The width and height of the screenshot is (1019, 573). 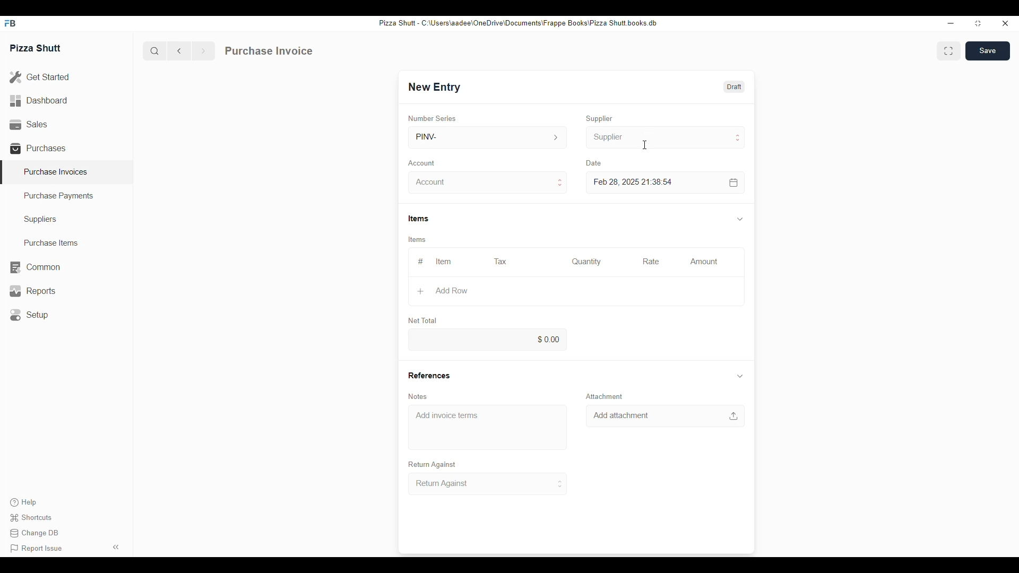 I want to click on Enlarge, so click(x=949, y=51).